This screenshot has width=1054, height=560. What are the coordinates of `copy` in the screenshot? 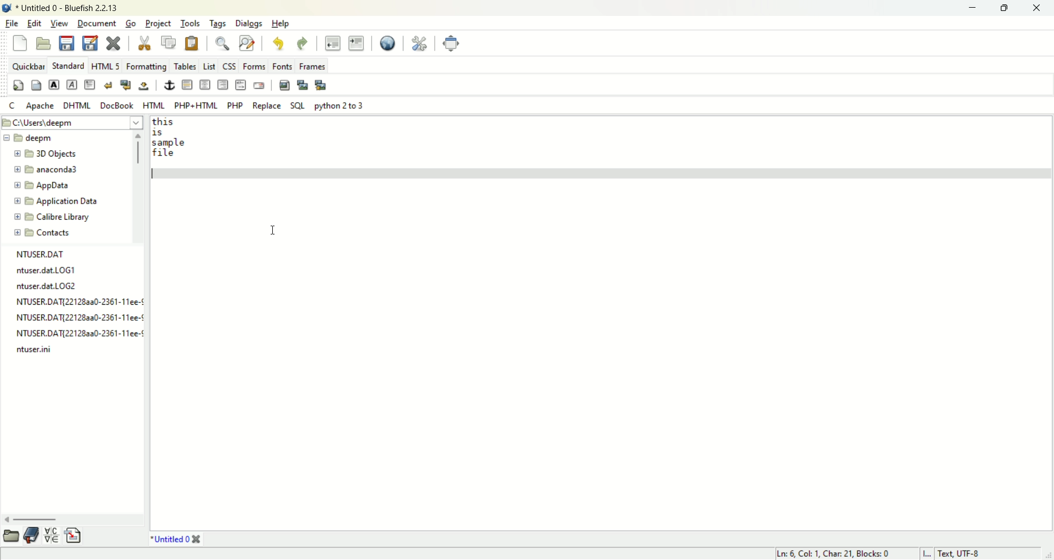 It's located at (171, 41).